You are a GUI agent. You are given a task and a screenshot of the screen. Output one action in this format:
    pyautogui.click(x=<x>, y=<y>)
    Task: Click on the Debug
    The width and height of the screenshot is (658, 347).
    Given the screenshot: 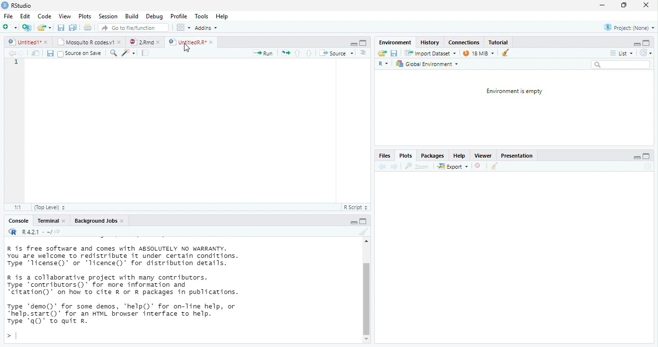 What is the action you would take?
    pyautogui.click(x=154, y=16)
    